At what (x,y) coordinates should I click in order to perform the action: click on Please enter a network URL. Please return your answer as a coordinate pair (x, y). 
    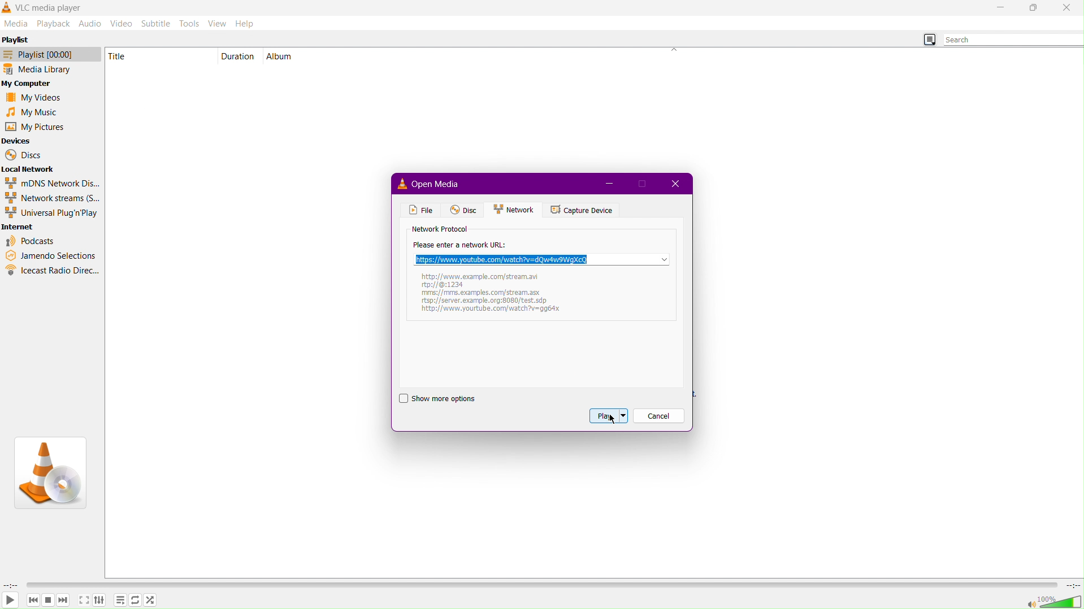
    Looking at the image, I should click on (460, 245).